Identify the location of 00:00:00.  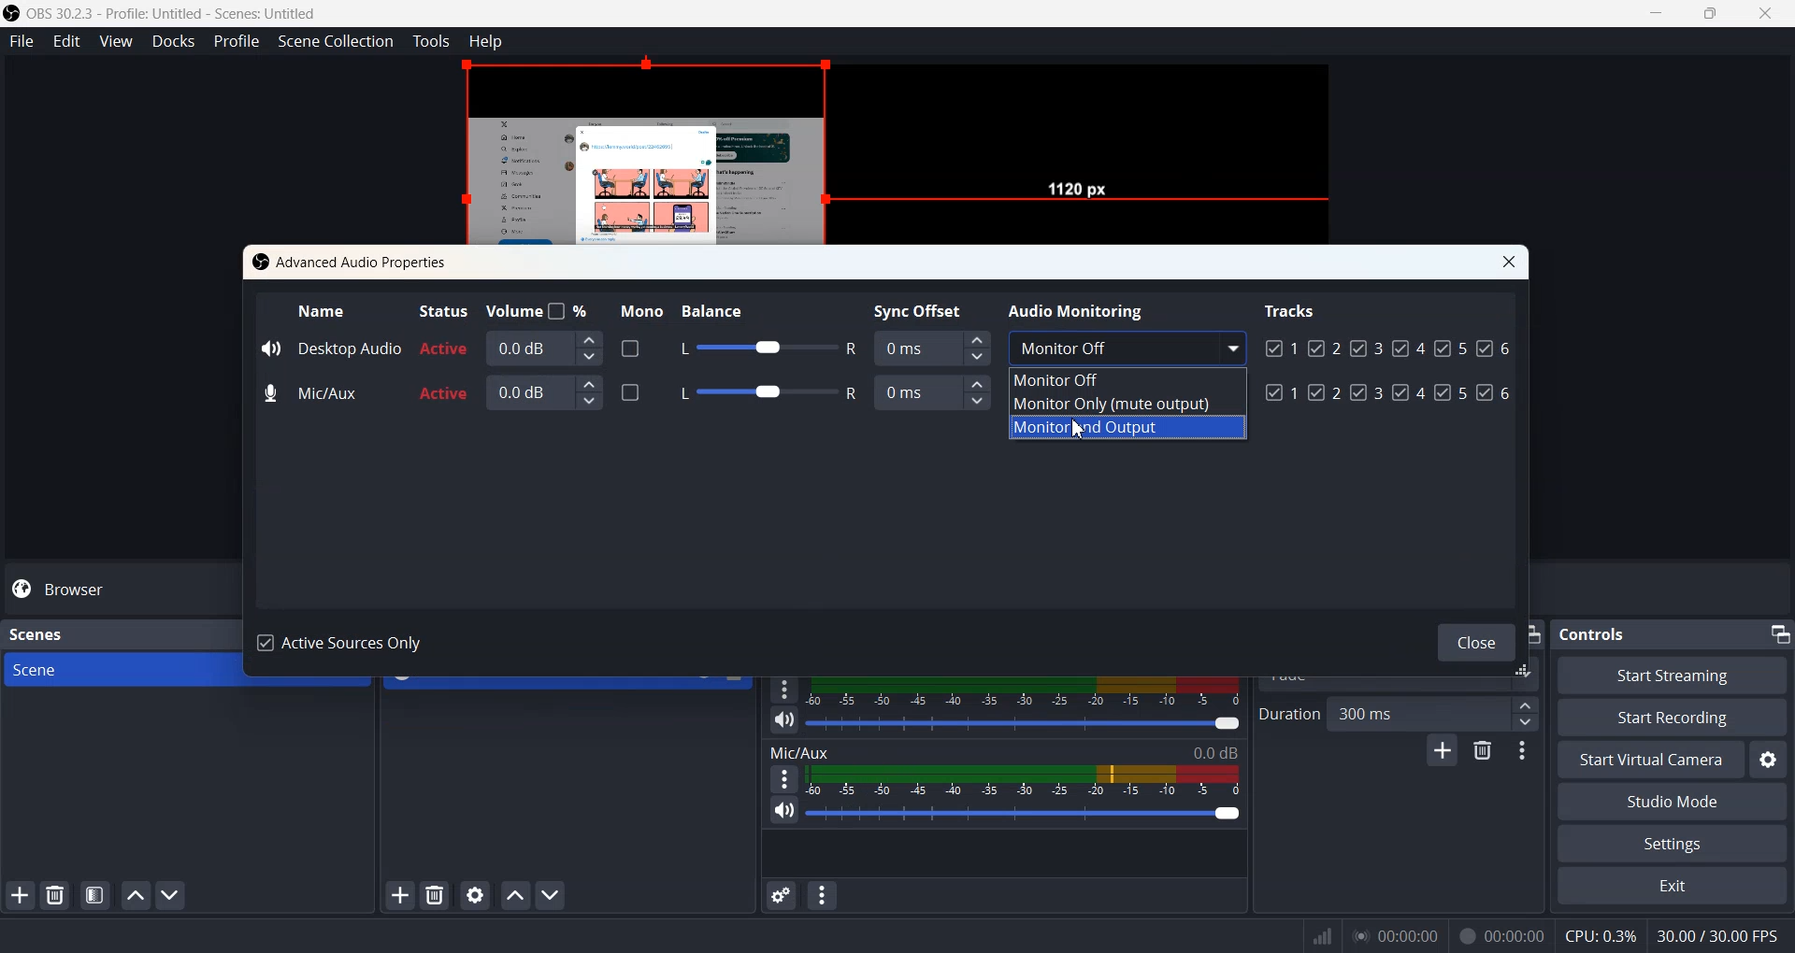
(1502, 933).